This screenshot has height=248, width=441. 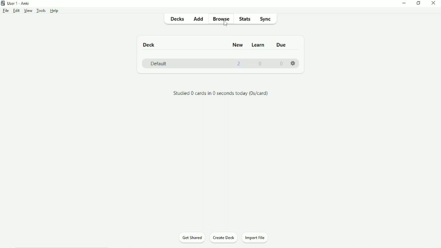 What do you see at coordinates (28, 11) in the screenshot?
I see `View` at bounding box center [28, 11].